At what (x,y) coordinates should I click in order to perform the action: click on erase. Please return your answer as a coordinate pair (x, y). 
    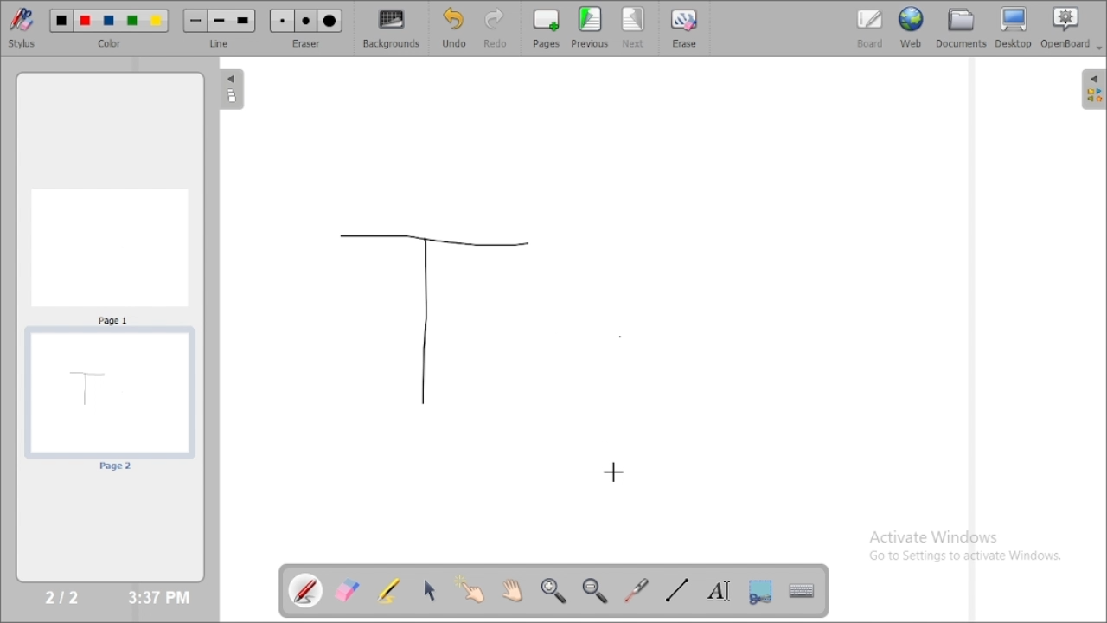
    Looking at the image, I should click on (683, 28).